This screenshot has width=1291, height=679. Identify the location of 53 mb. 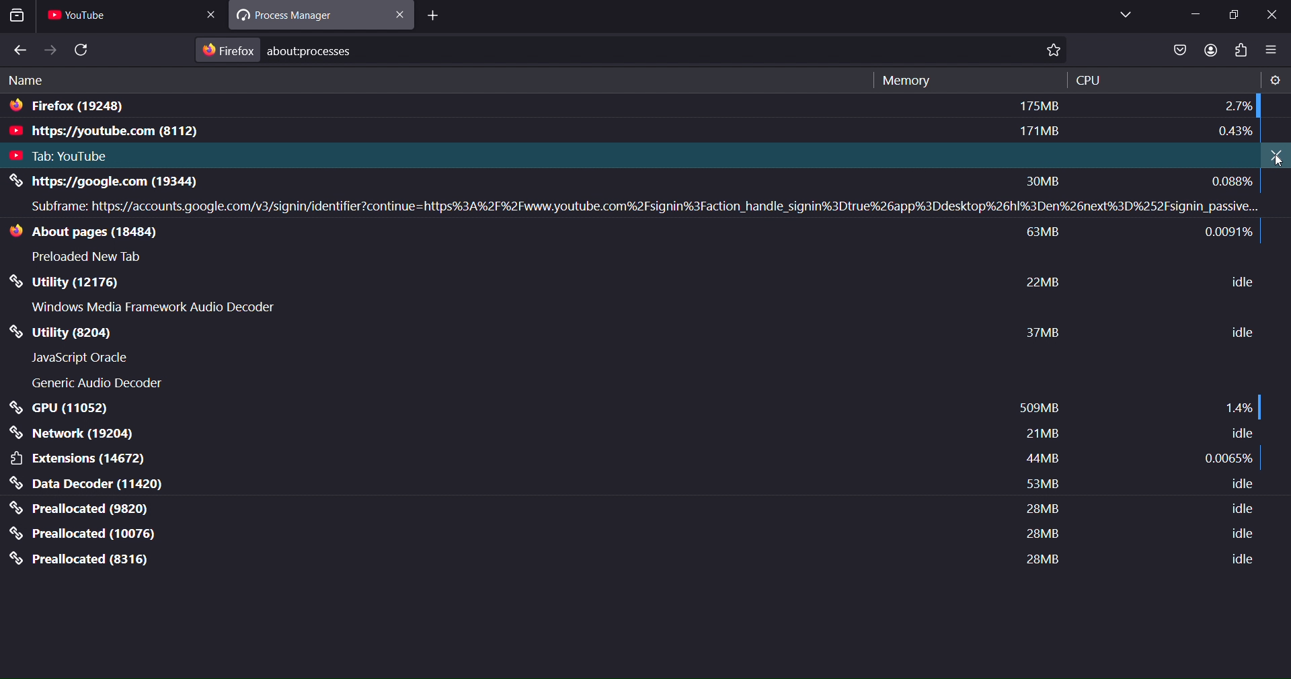
(1040, 483).